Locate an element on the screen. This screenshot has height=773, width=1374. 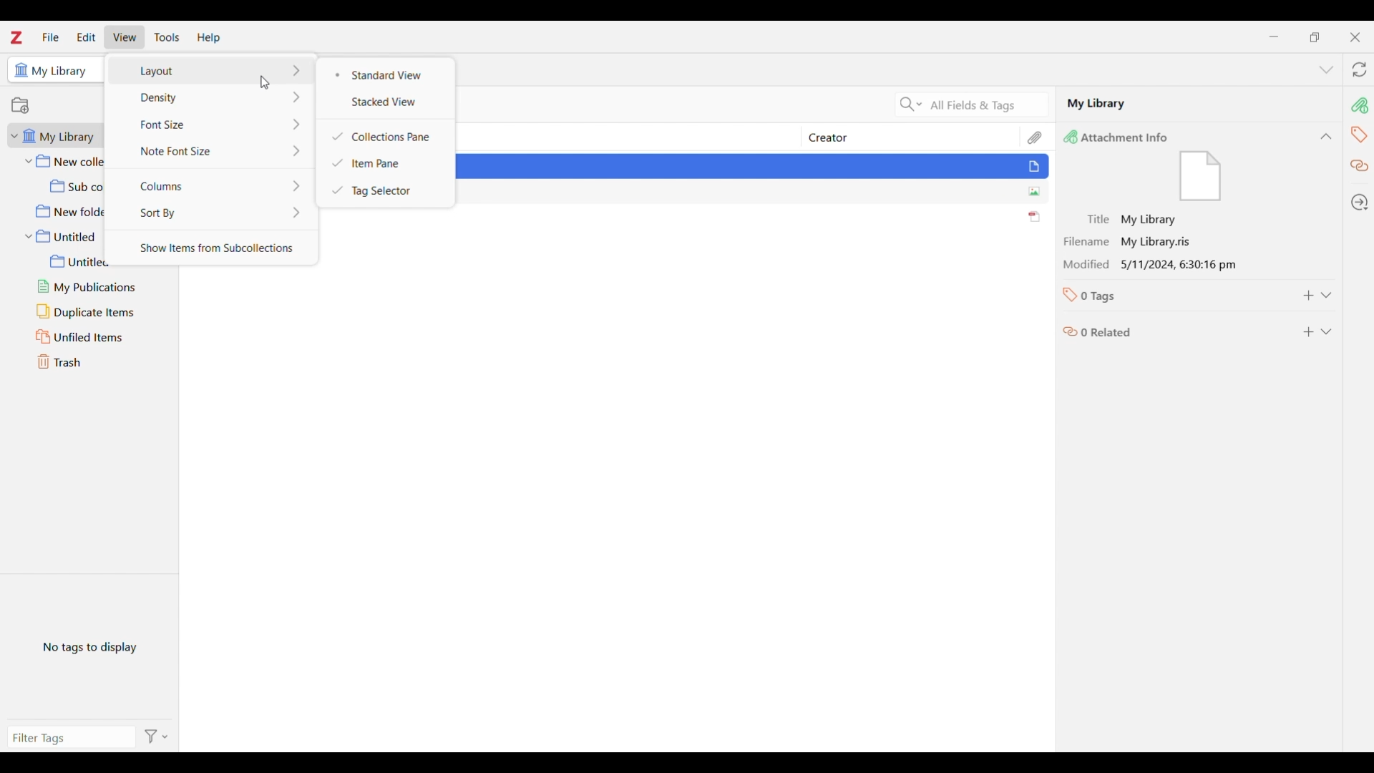
No tags in selected file is located at coordinates (89, 646).